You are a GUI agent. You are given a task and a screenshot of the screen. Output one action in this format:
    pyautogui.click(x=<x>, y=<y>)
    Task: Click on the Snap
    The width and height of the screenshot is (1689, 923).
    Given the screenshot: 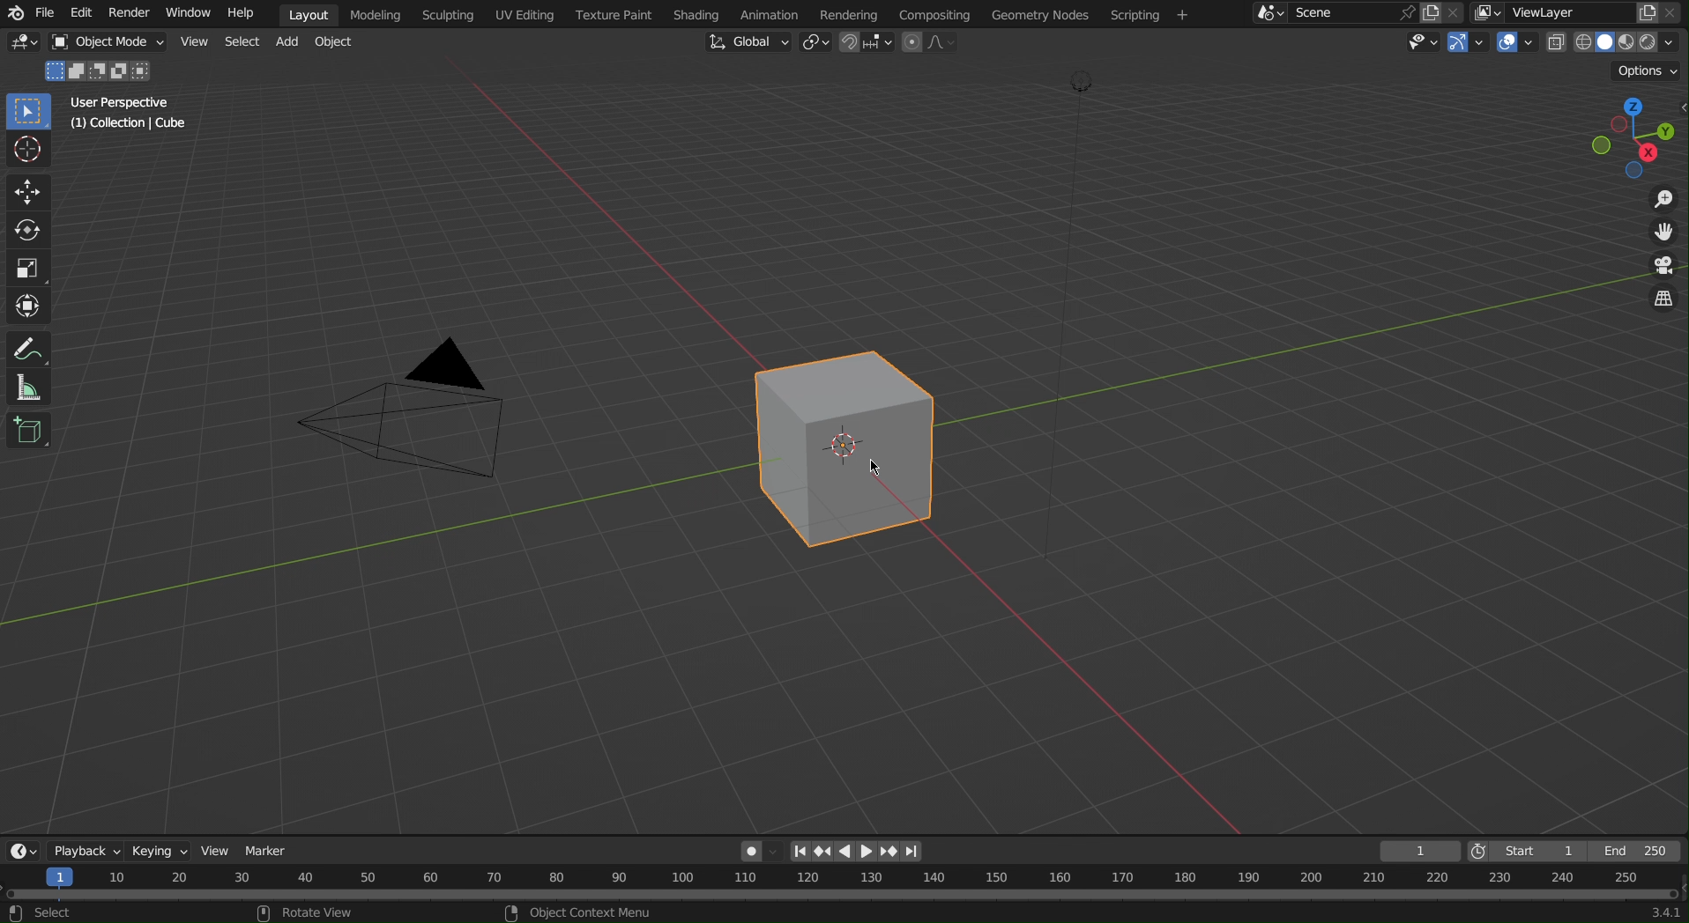 What is the action you would take?
    pyautogui.click(x=866, y=43)
    